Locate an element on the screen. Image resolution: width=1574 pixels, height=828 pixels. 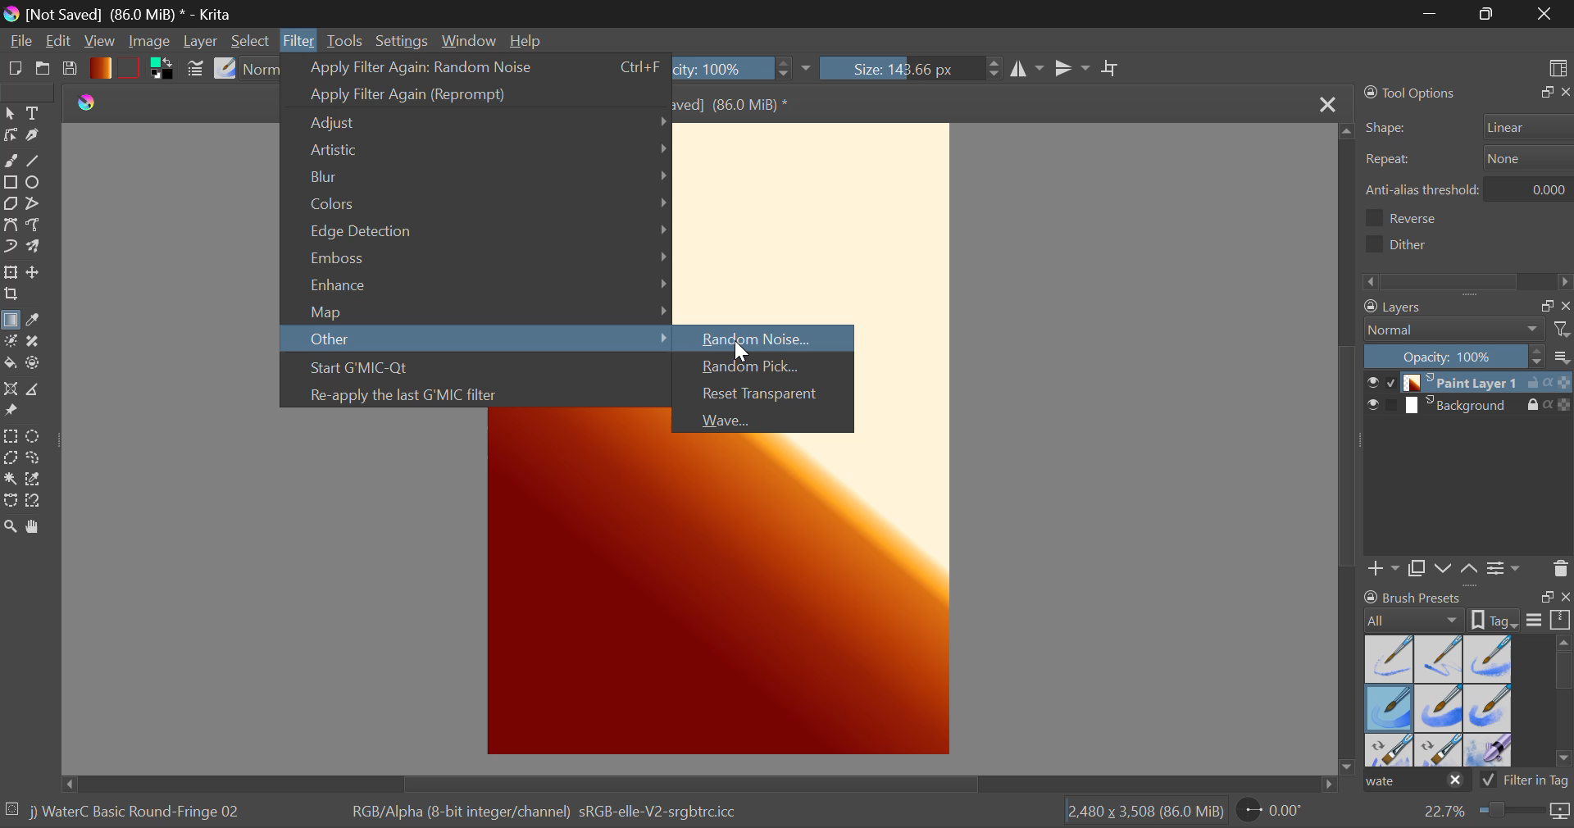
Pattern is located at coordinates (131, 66).